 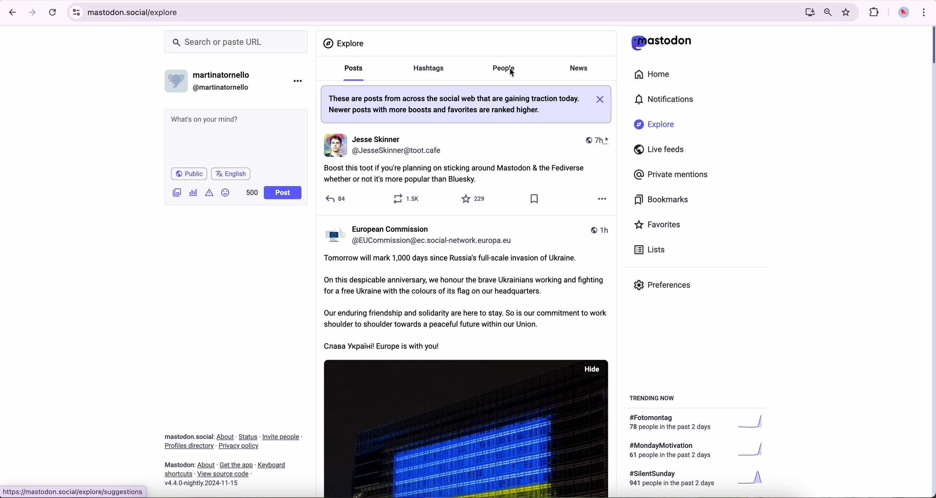 I want to click on 500 characters, so click(x=251, y=192).